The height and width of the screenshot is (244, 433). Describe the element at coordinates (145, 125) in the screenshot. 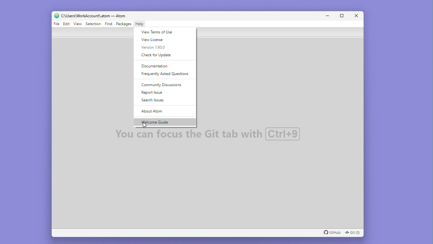

I see `cursor` at that location.